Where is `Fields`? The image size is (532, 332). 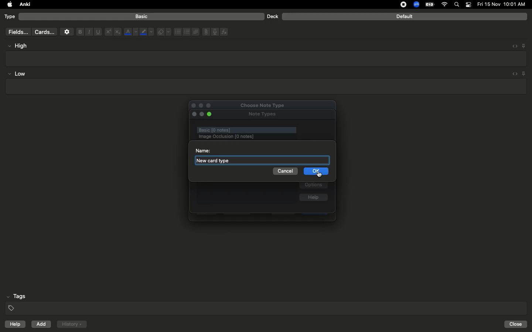 Fields is located at coordinates (17, 32).